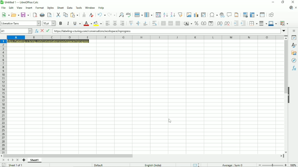 The height and width of the screenshot is (167, 298). Describe the element at coordinates (29, 8) in the screenshot. I see `Insert` at that location.